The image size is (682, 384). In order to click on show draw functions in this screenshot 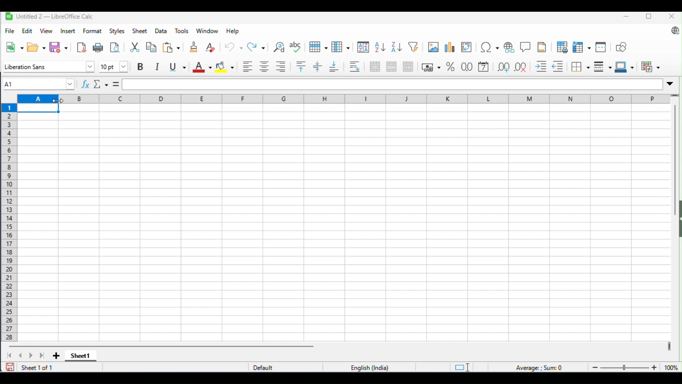, I will do `click(621, 46)`.